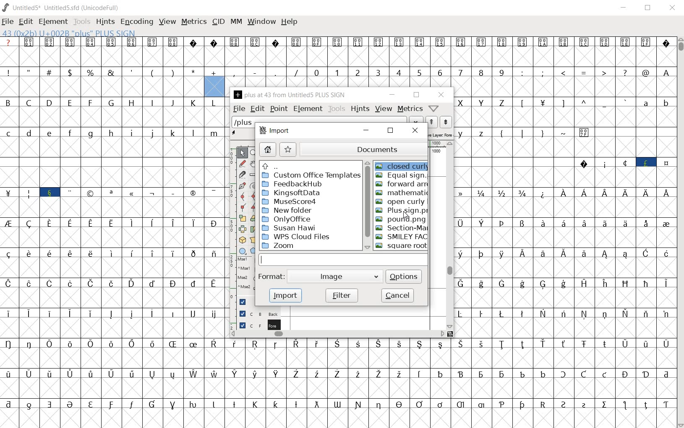  I want to click on T, so click(543, 112).